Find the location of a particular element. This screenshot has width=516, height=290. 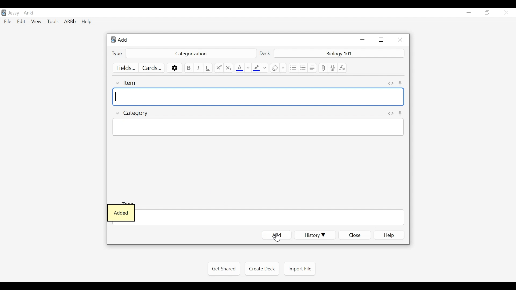

Get Shared is located at coordinates (224, 269).